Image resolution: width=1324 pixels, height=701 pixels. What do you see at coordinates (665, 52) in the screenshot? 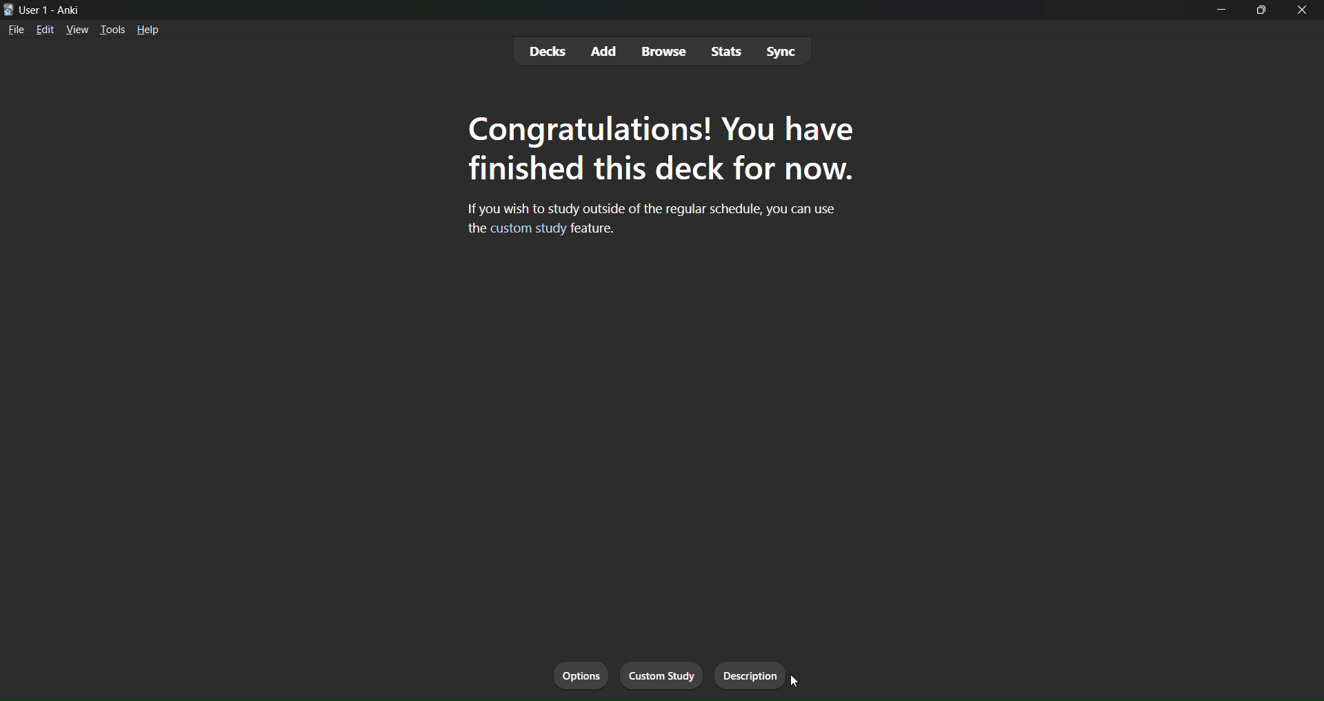
I see `browse` at bounding box center [665, 52].